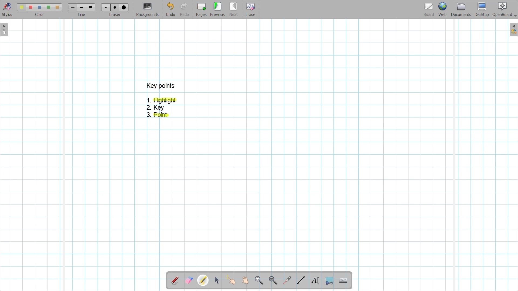  I want to click on eraser, so click(116, 15).